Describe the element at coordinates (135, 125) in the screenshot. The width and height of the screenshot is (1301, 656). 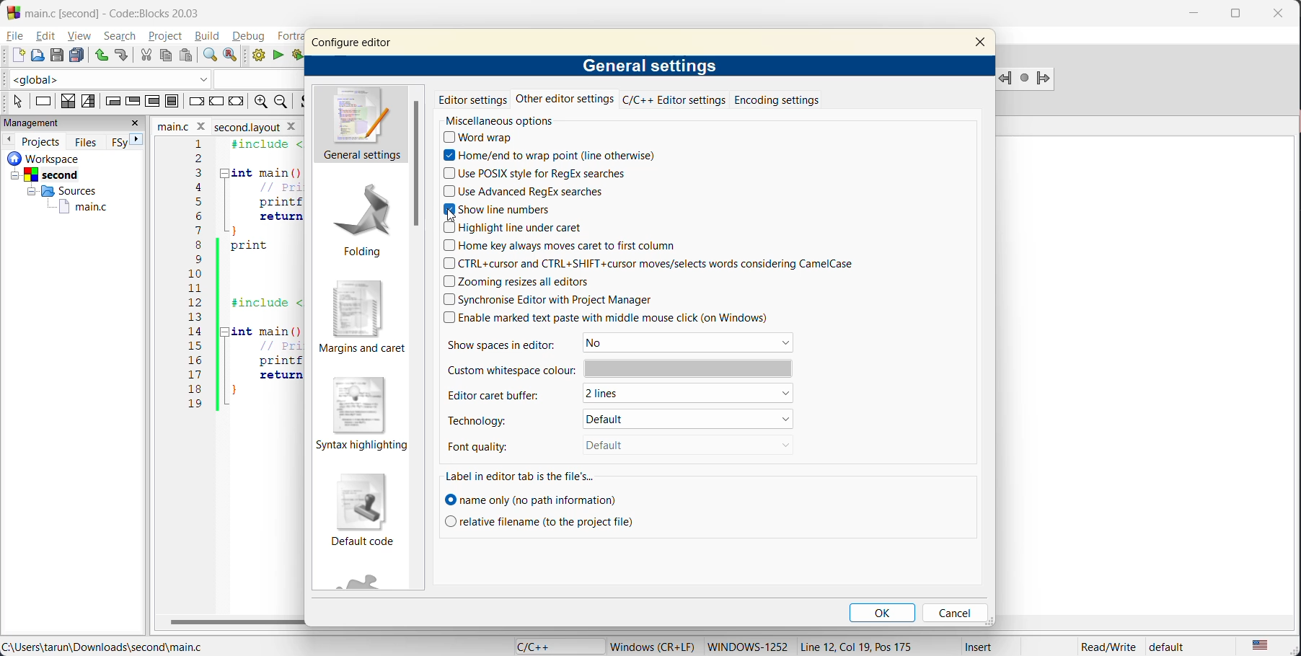
I see `close` at that location.